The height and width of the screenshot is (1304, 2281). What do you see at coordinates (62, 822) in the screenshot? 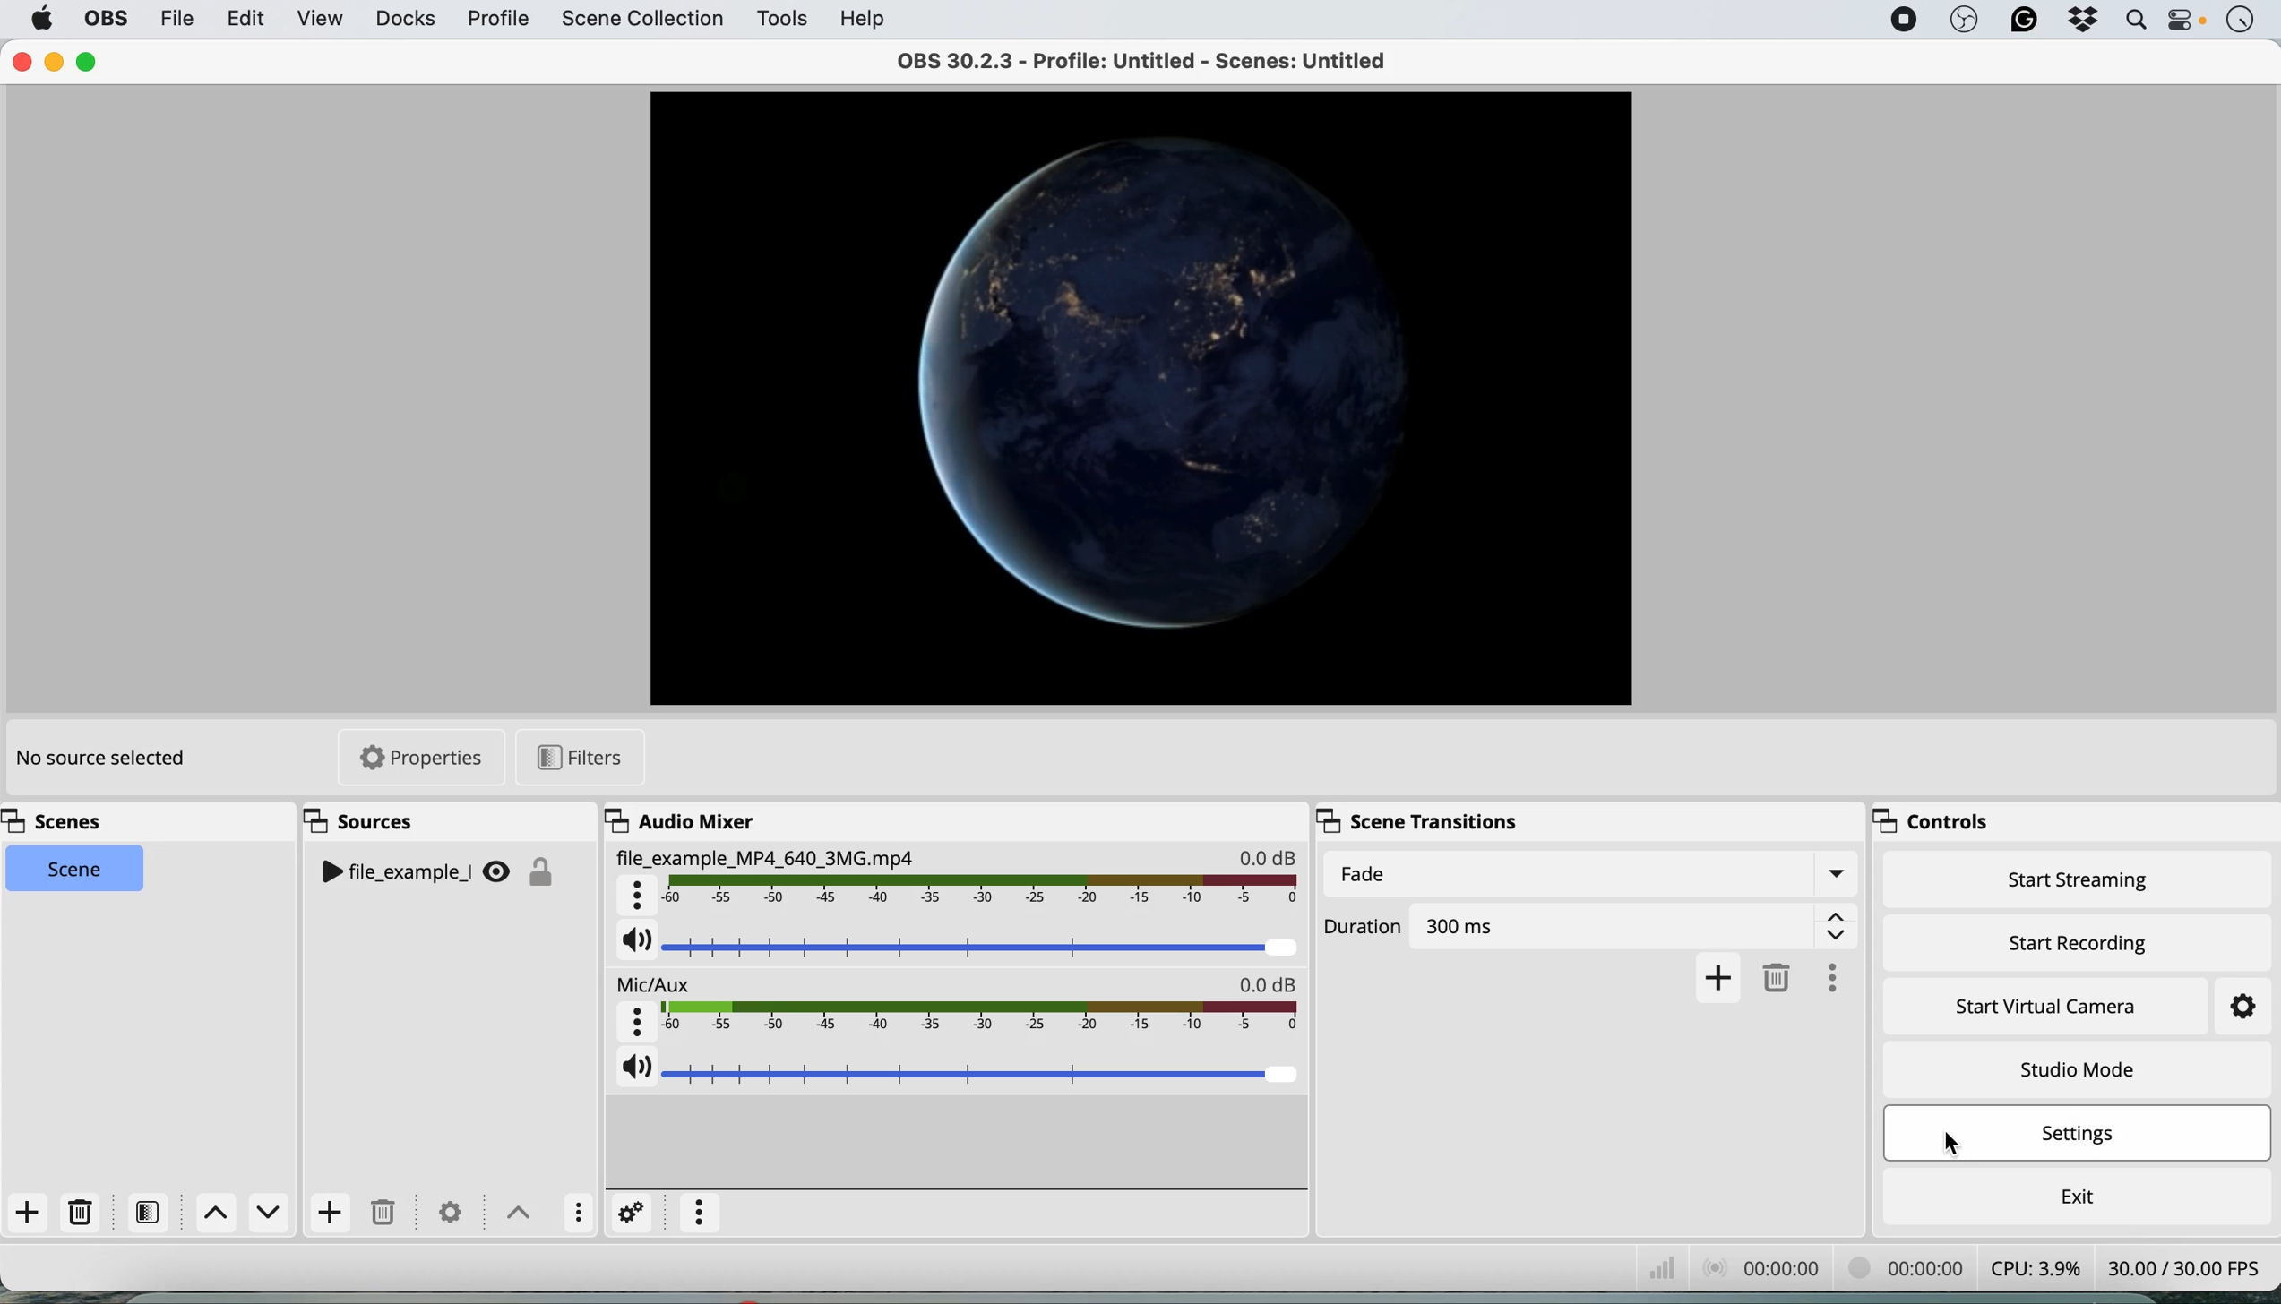
I see `scenes` at bounding box center [62, 822].